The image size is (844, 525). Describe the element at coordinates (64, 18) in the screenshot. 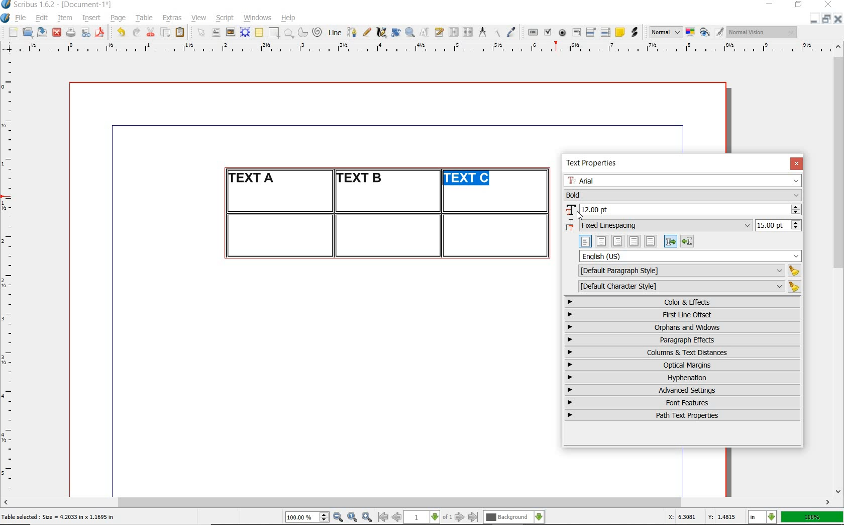

I see `item` at that location.